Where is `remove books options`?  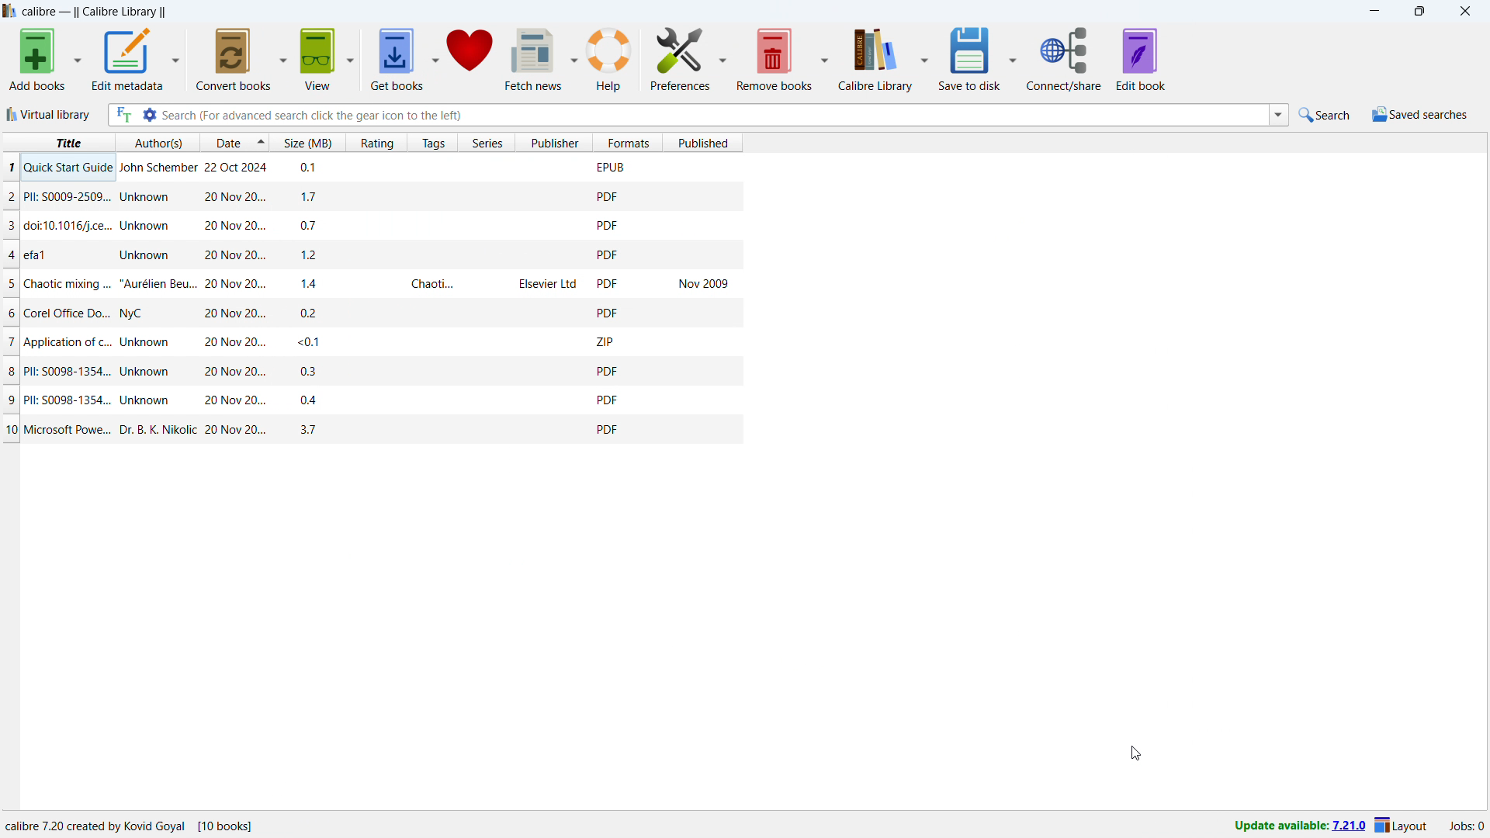 remove books options is located at coordinates (825, 57).